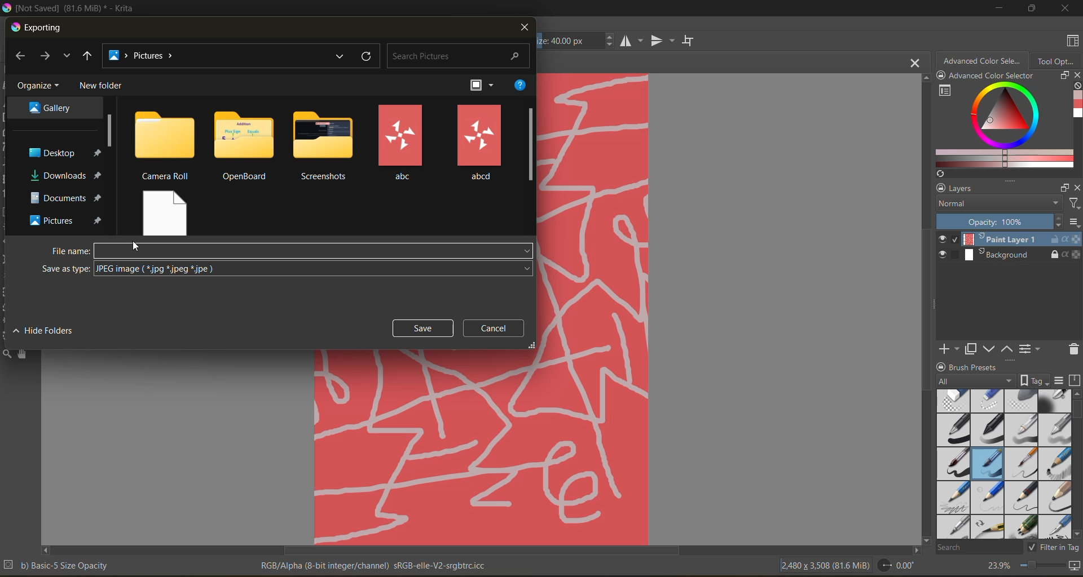 This screenshot has height=577, width=1083. I want to click on tag, so click(976, 381).